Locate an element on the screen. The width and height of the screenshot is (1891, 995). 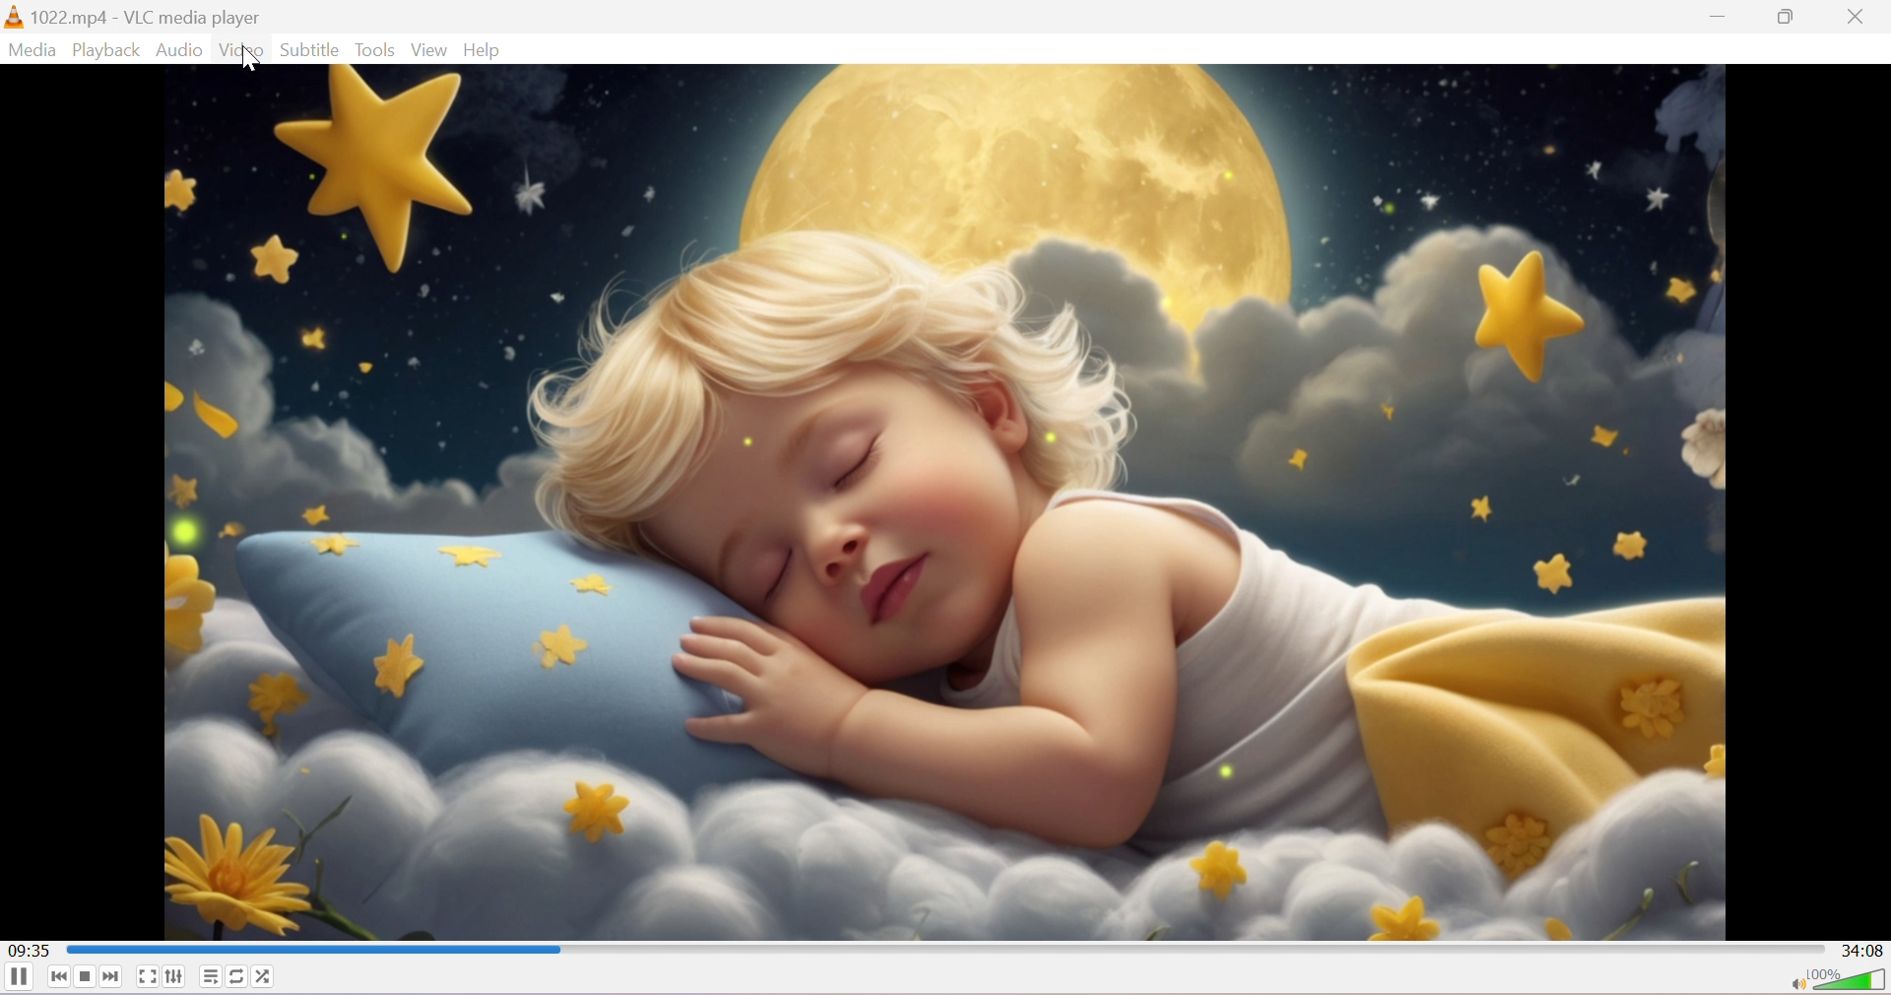
vlc media player logo is located at coordinates (13, 17).